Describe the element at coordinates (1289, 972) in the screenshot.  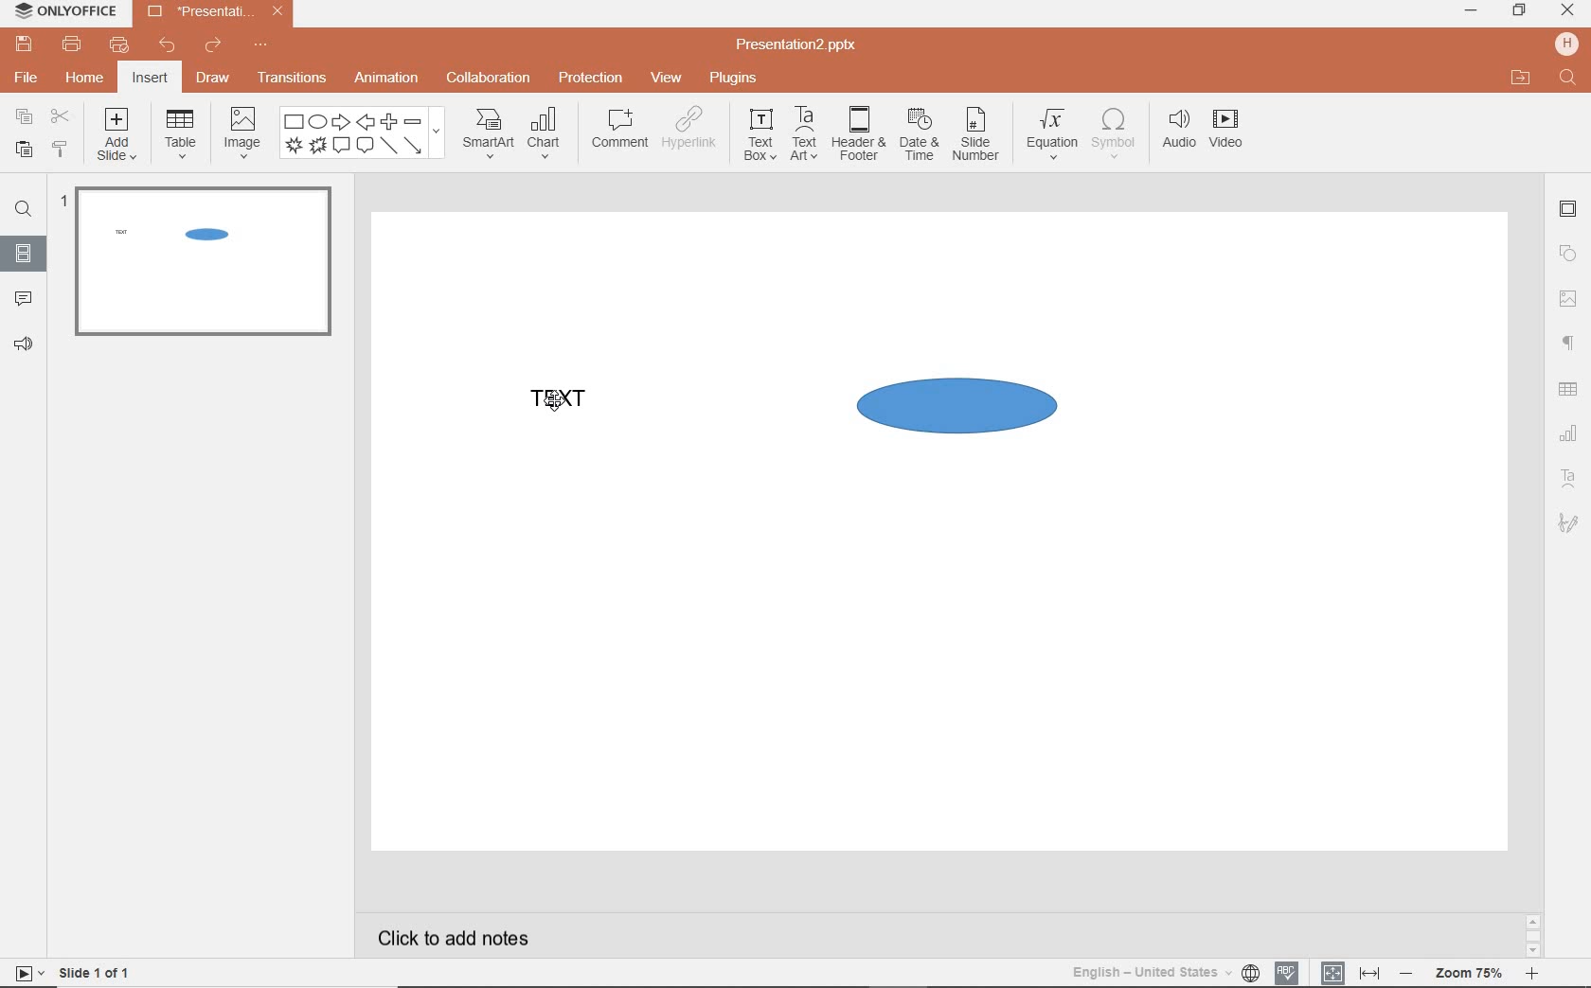
I see `SPELL CHECKING` at that location.